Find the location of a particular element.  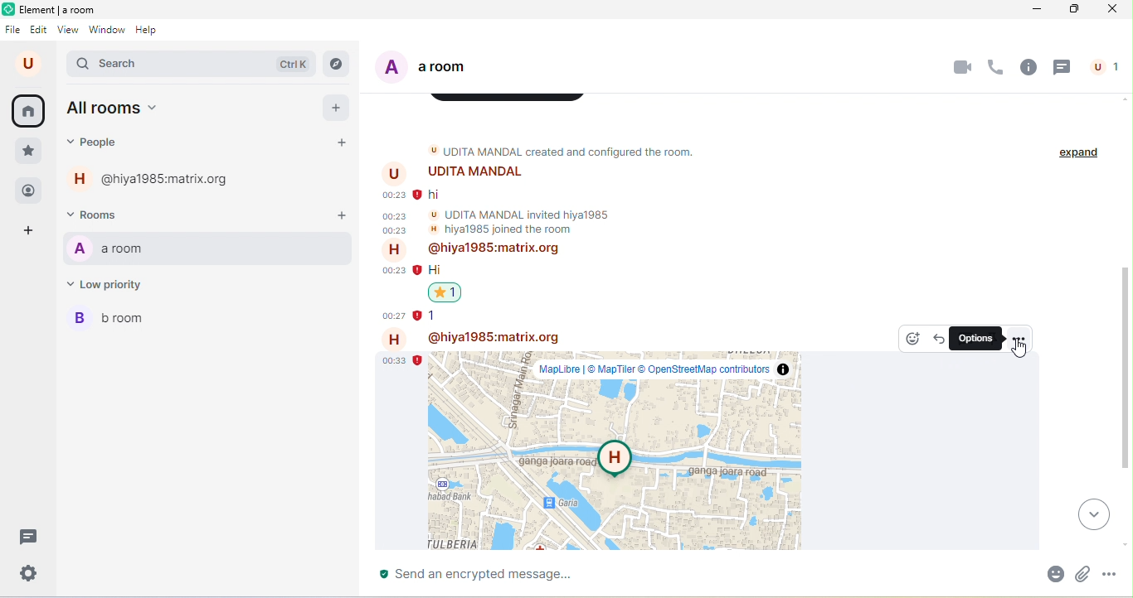

video call is located at coordinates (960, 67).